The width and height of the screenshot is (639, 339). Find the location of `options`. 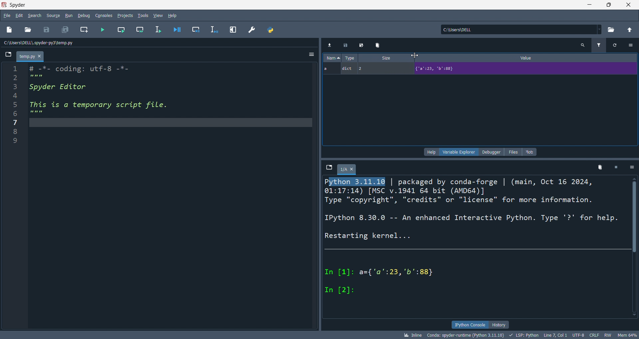

options is located at coordinates (633, 45).